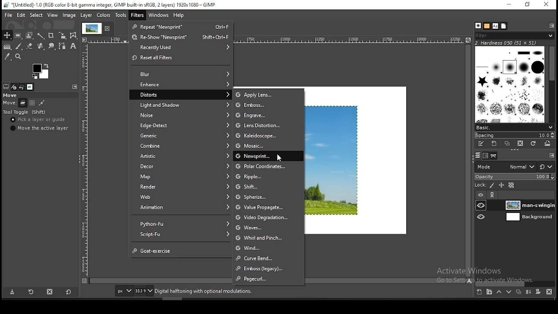 This screenshot has height=314, width=558. What do you see at coordinates (469, 160) in the screenshot?
I see `scroll bar` at bounding box center [469, 160].